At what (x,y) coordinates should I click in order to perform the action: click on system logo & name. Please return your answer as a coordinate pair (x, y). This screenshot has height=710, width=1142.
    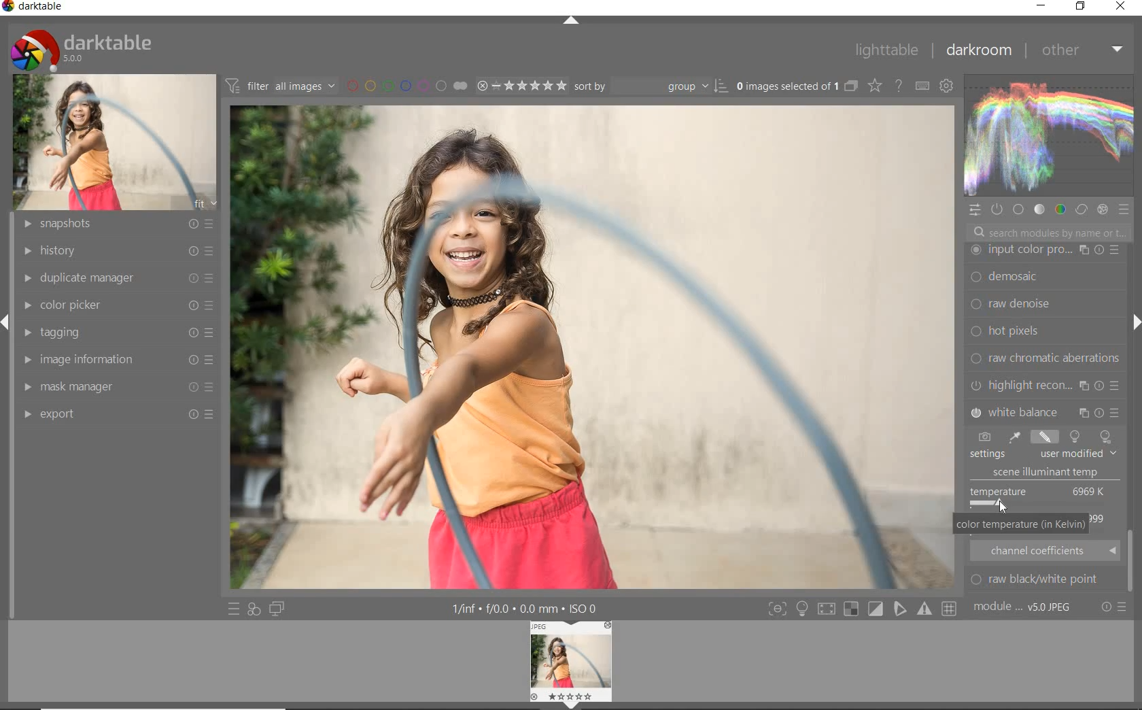
    Looking at the image, I should click on (84, 47).